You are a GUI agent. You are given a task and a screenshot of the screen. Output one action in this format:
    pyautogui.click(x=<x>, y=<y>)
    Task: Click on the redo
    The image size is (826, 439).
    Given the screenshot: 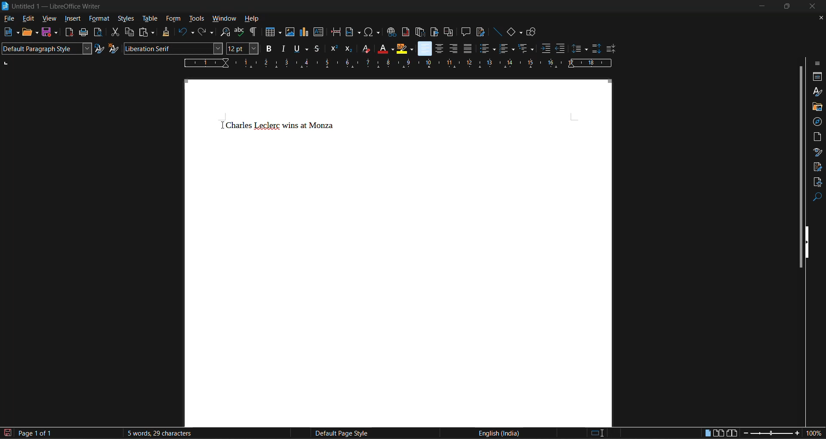 What is the action you would take?
    pyautogui.click(x=207, y=32)
    